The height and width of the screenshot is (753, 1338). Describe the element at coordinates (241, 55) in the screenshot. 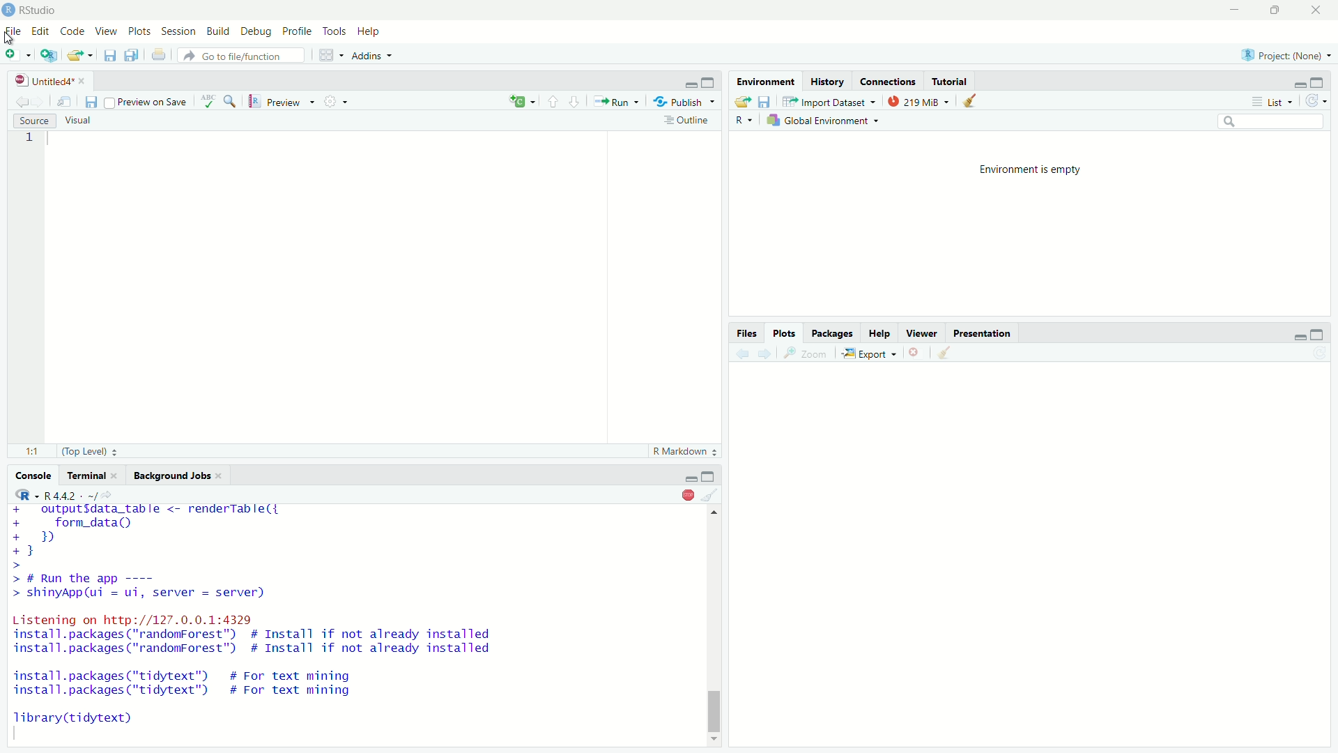

I see `Go to file/function` at that location.